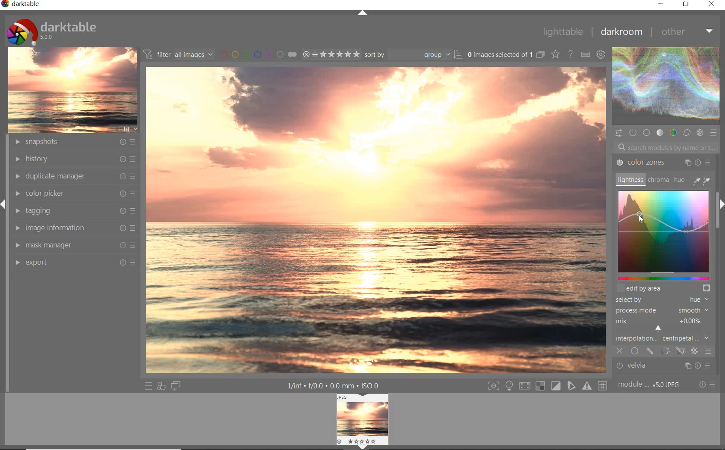  Describe the element at coordinates (666, 147) in the screenshot. I see `SEARCH MODULES` at that location.